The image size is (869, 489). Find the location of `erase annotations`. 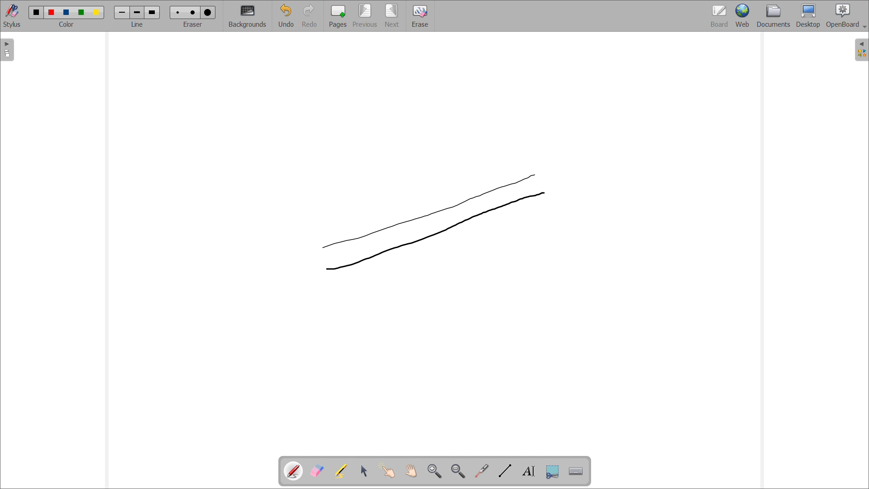

erase annotations is located at coordinates (317, 471).